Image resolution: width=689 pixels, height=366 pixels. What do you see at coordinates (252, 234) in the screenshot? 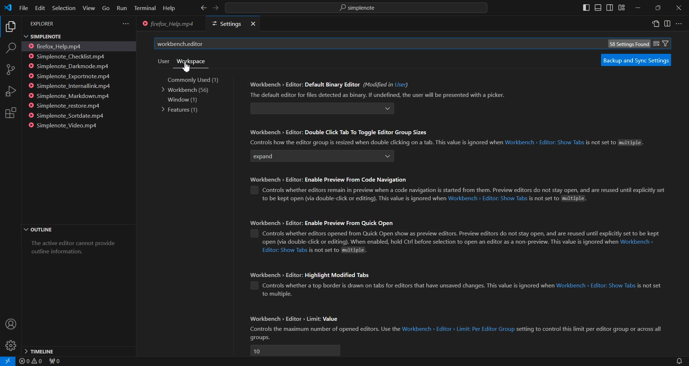
I see `Enable from Quick open` at bounding box center [252, 234].